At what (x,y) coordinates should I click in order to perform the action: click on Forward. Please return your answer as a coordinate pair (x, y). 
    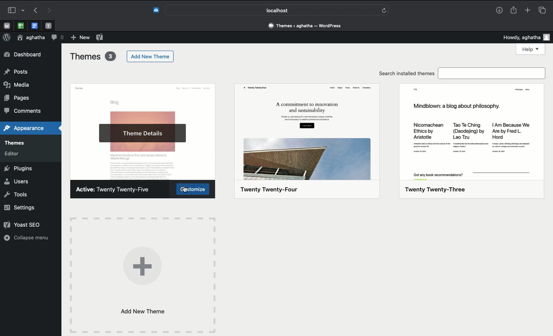
    Looking at the image, I should click on (50, 11).